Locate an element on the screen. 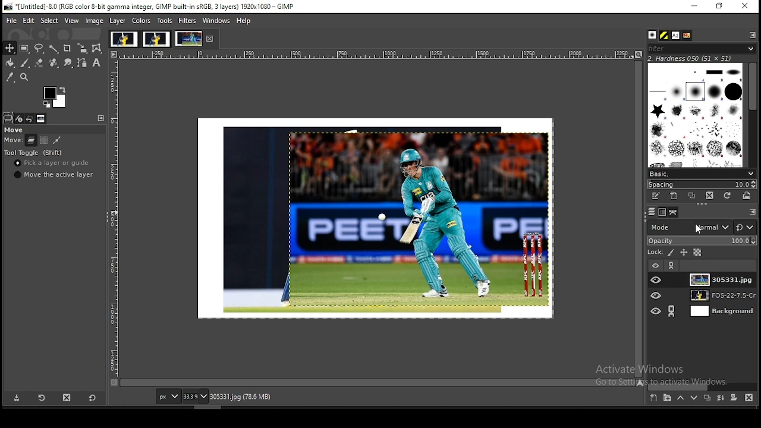 The height and width of the screenshot is (428, 761). scroll bar is located at coordinates (378, 382).